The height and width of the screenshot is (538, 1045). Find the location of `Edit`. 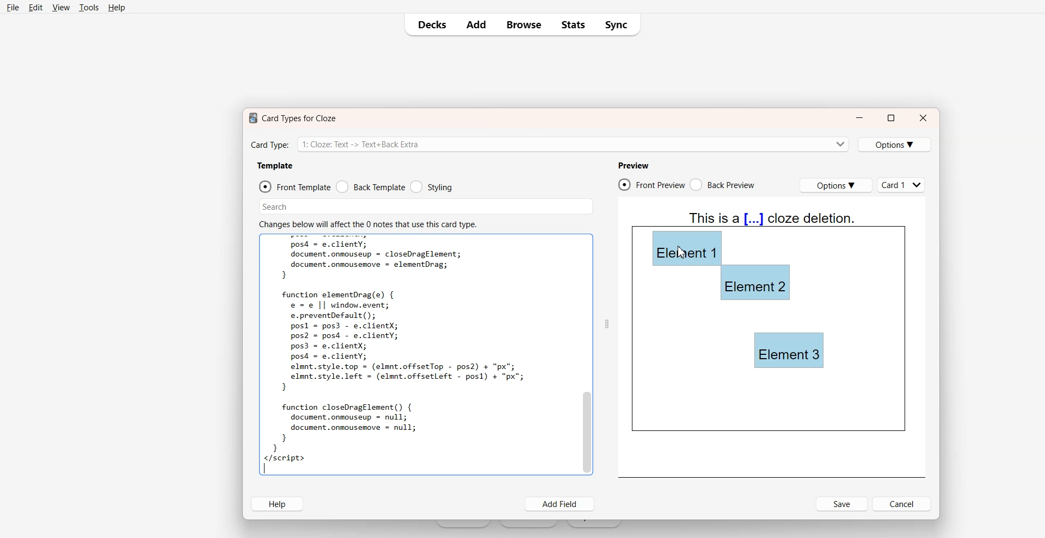

Edit is located at coordinates (35, 7).